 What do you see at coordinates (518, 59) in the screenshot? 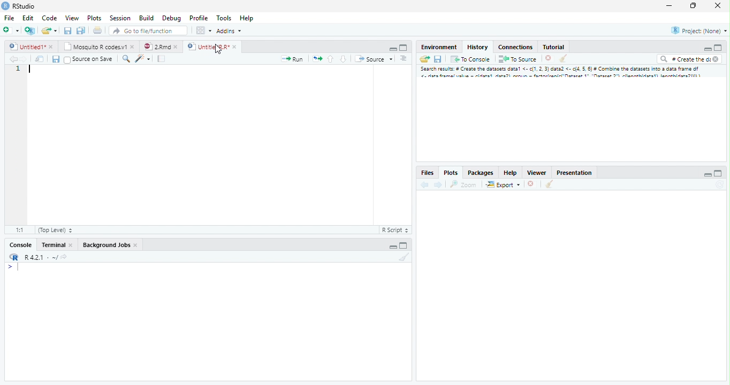
I see `To Source` at bounding box center [518, 59].